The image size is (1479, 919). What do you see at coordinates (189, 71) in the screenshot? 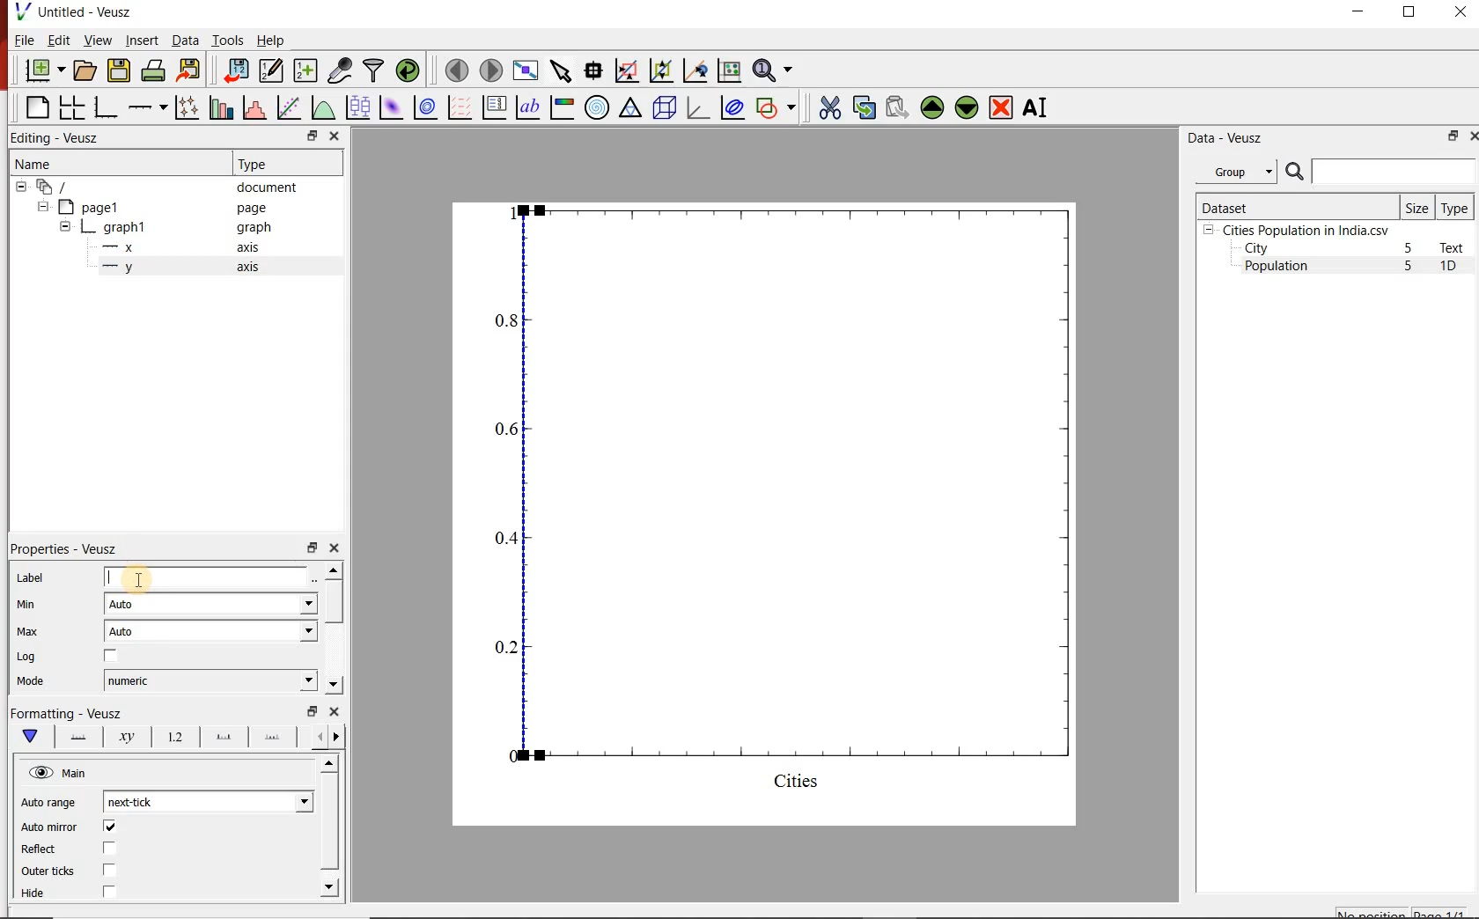
I see `export to graphics format` at bounding box center [189, 71].